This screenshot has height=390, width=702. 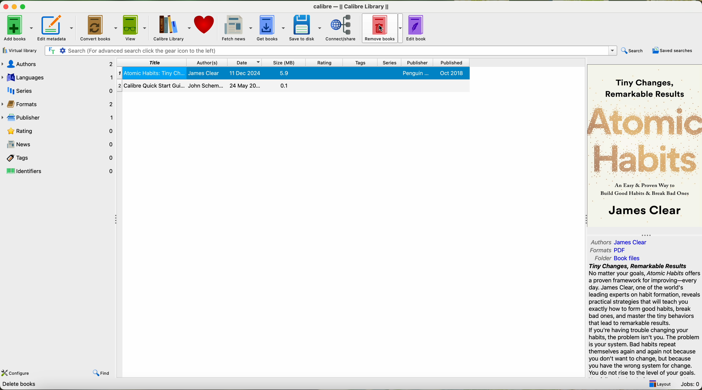 What do you see at coordinates (237, 28) in the screenshot?
I see `fletch news` at bounding box center [237, 28].